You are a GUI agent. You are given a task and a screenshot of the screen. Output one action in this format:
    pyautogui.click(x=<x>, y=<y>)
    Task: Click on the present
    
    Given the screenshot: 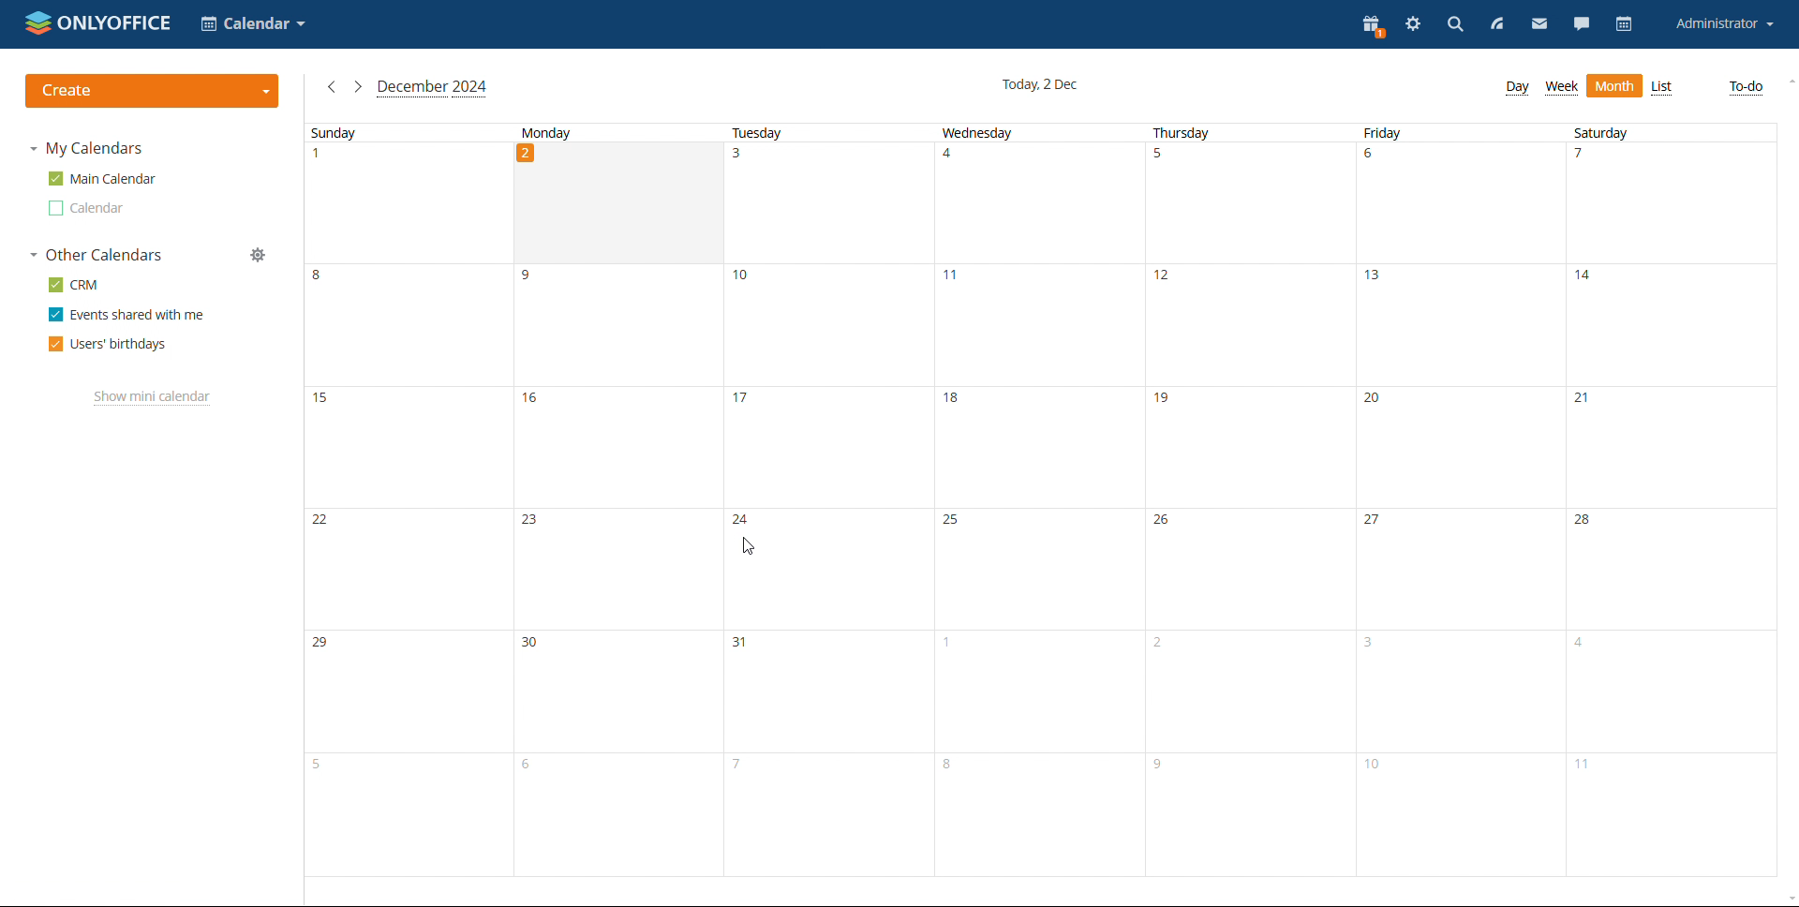 What is the action you would take?
    pyautogui.click(x=1371, y=24)
    